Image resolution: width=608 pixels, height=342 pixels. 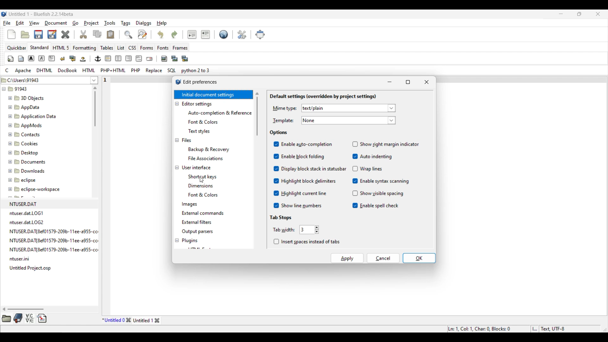 I want to click on show line numbers, so click(x=297, y=205).